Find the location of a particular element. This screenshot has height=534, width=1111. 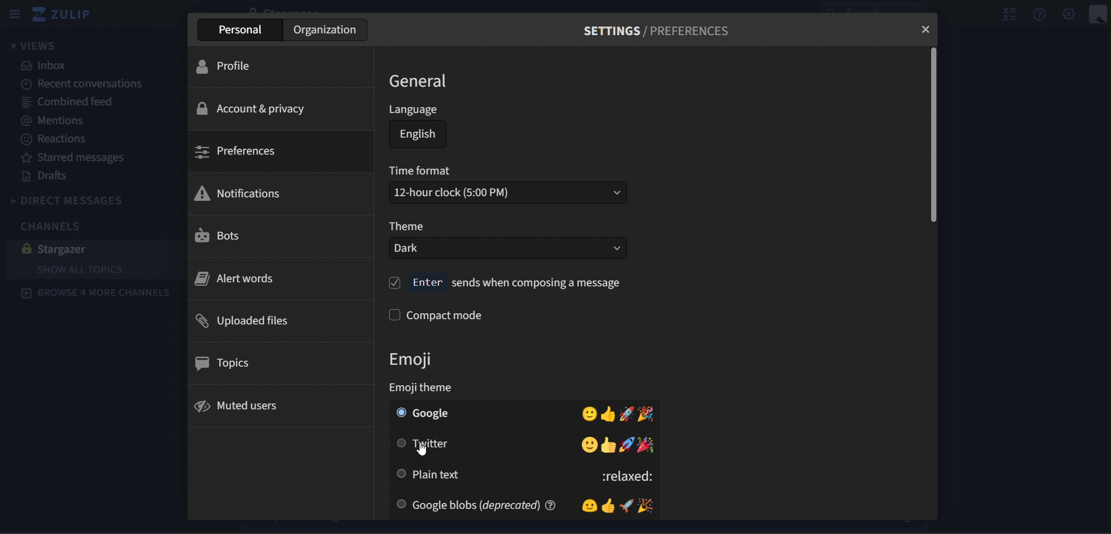

get help is located at coordinates (1041, 13).